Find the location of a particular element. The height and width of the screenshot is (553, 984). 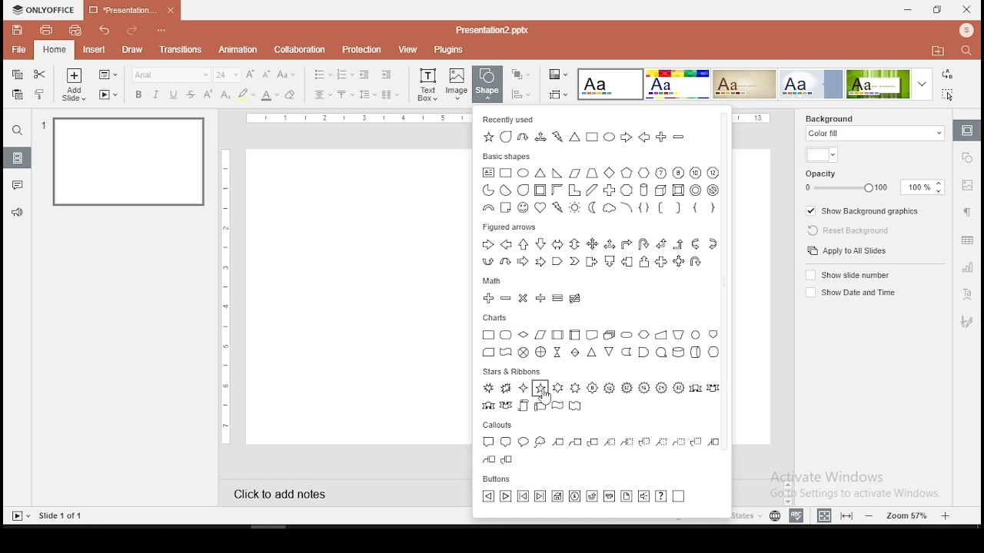

profile is located at coordinates (965, 31).